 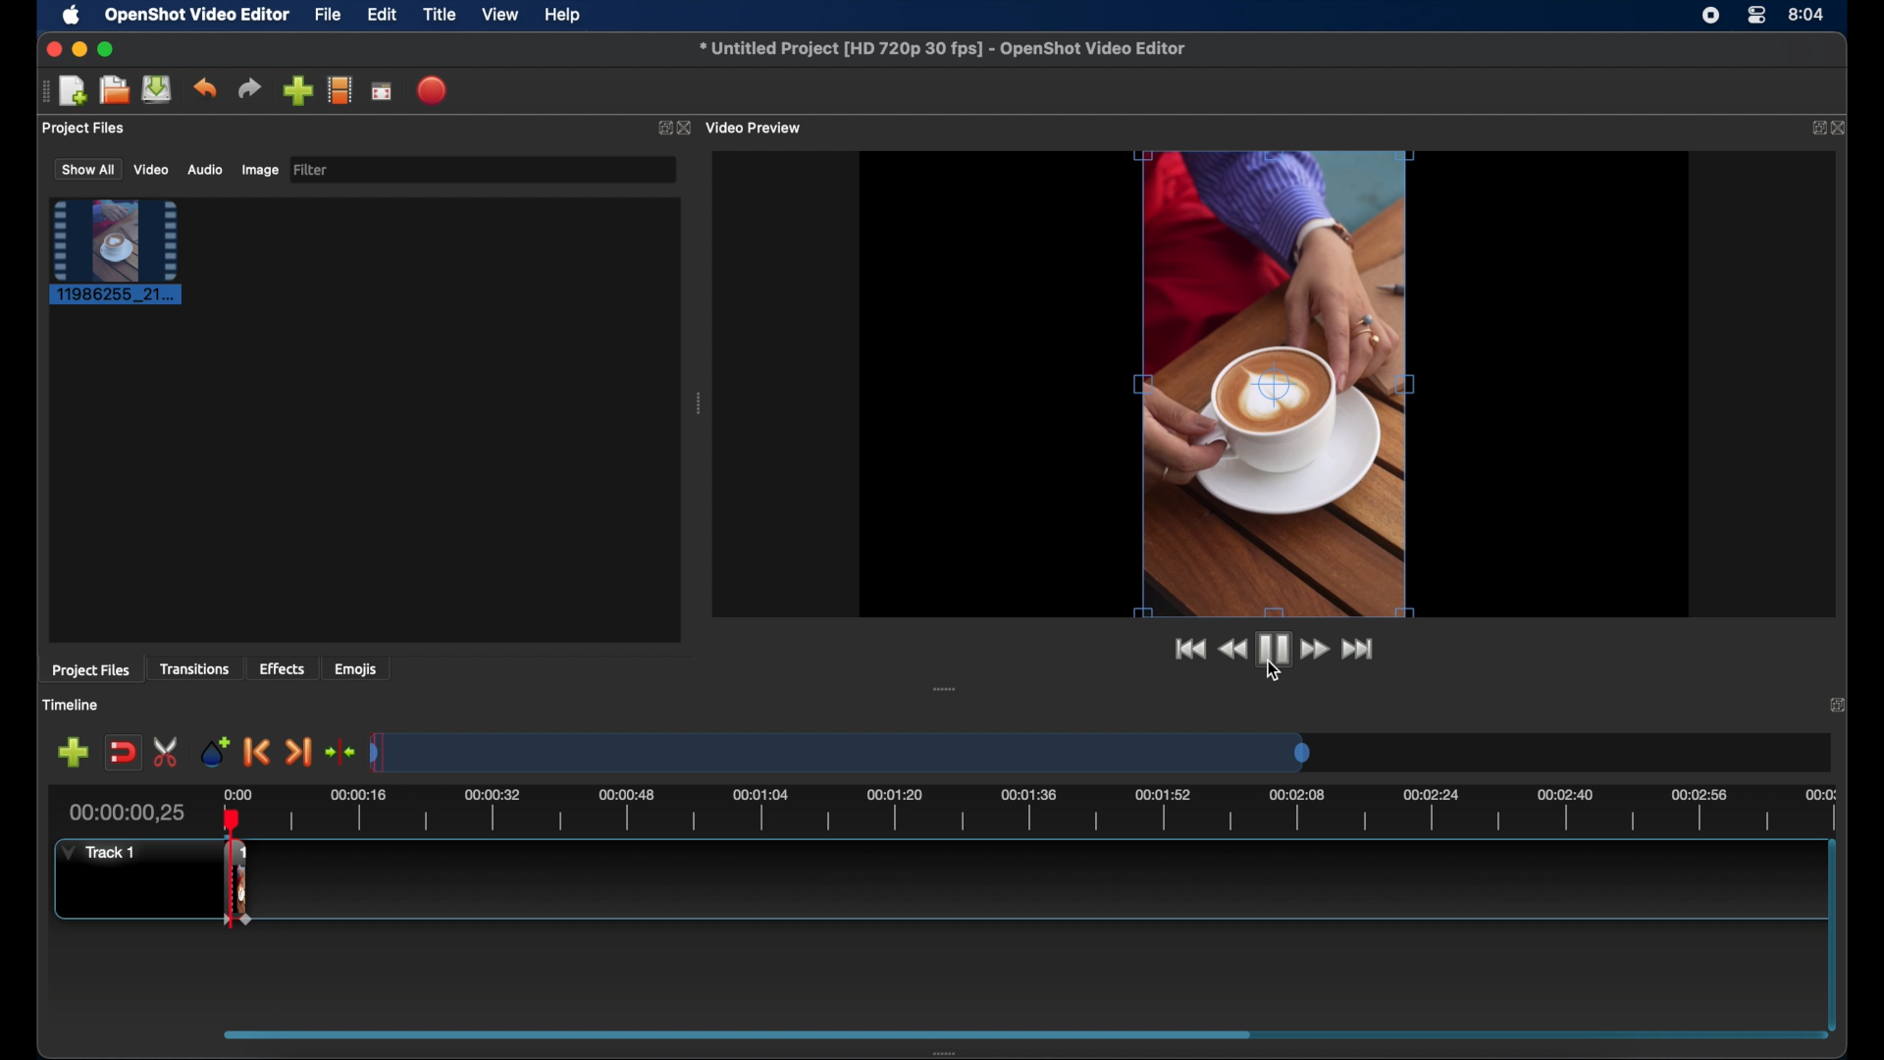 I want to click on new project, so click(x=75, y=89).